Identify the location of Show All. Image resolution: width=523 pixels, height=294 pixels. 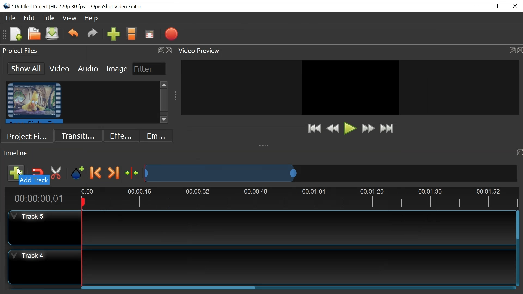
(26, 68).